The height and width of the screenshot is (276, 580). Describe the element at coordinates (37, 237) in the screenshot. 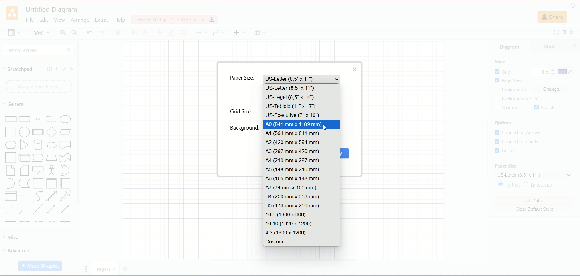

I see `misc` at that location.